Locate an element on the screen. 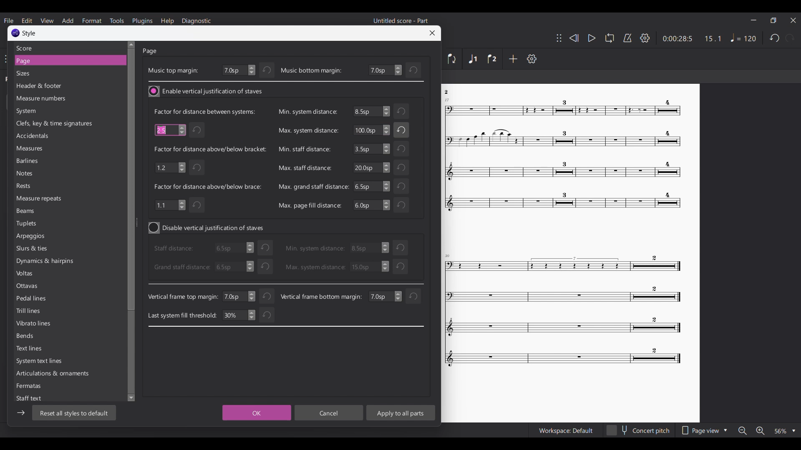  OK is located at coordinates (255, 413).